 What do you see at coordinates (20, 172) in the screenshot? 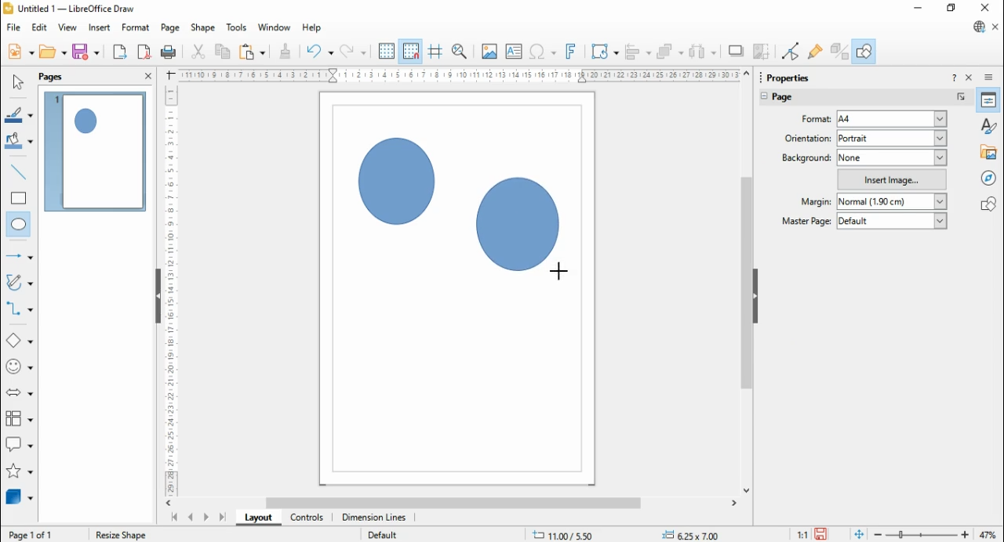
I see `insert line` at bounding box center [20, 172].